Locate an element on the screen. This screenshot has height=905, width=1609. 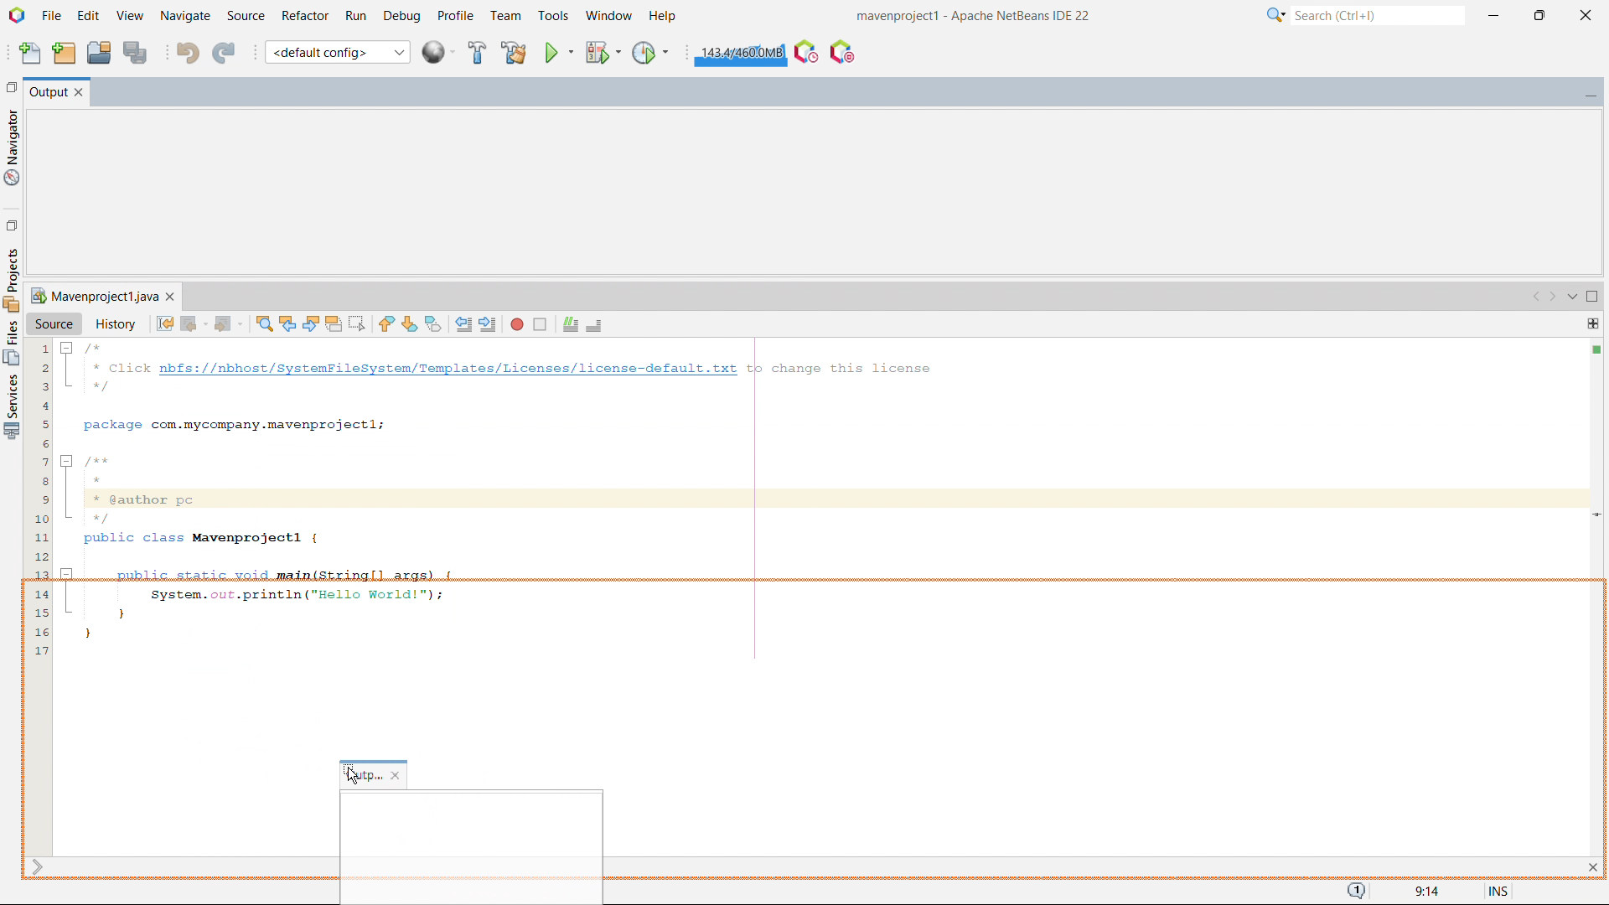
click to force garbage collection is located at coordinates (740, 53).